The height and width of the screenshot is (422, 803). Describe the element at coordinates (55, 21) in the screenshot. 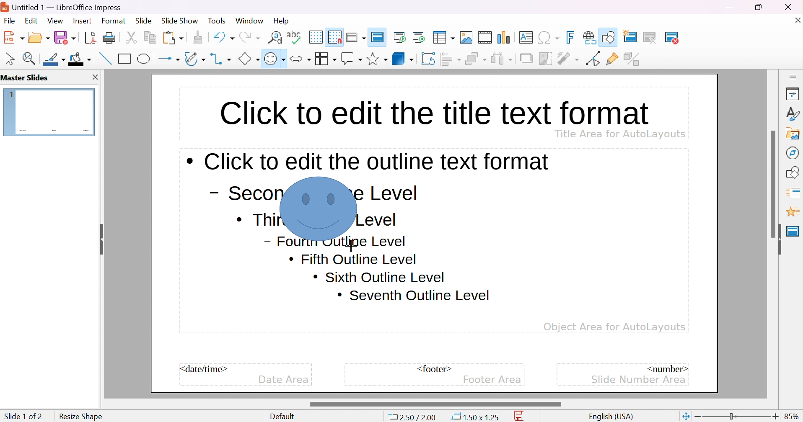

I see `view` at that location.